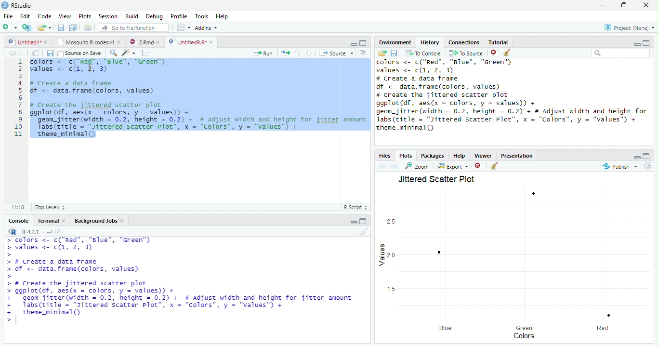 Image resolution: width=658 pixels, height=346 pixels. I want to click on Edit, so click(25, 16).